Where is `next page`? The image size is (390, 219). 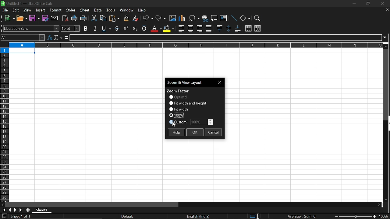 next page is located at coordinates (15, 210).